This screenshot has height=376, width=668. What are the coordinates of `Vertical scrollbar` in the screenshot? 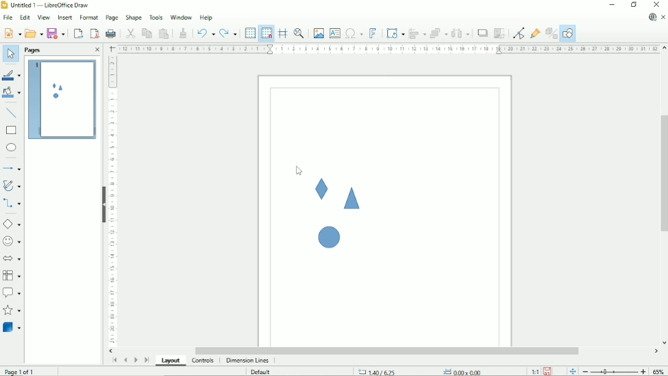 It's located at (662, 173).